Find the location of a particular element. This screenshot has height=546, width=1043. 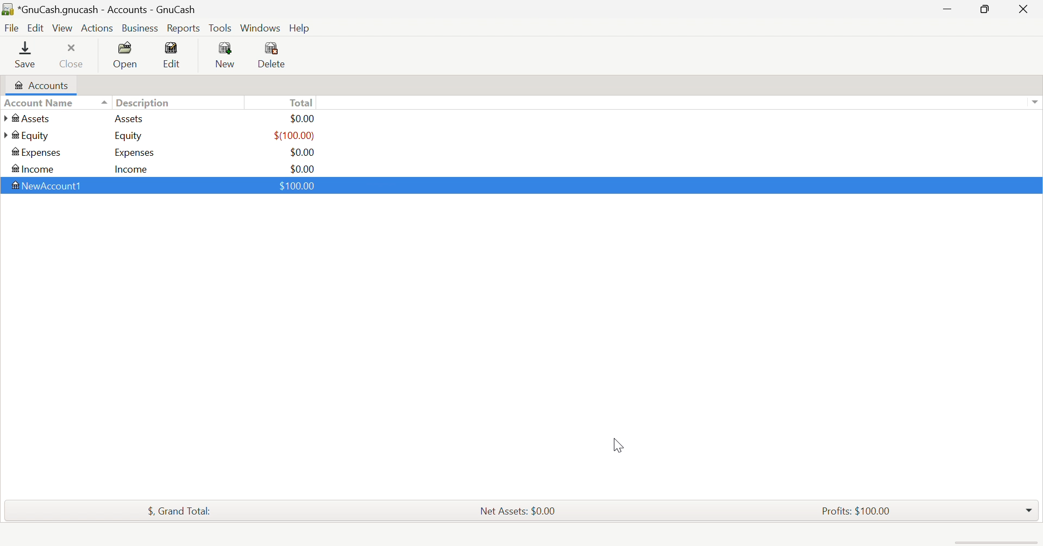

Income is located at coordinates (135, 168).